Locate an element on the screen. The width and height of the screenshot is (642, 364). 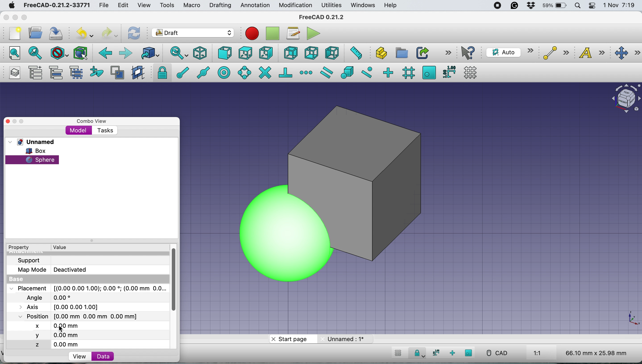
base is located at coordinates (18, 279).